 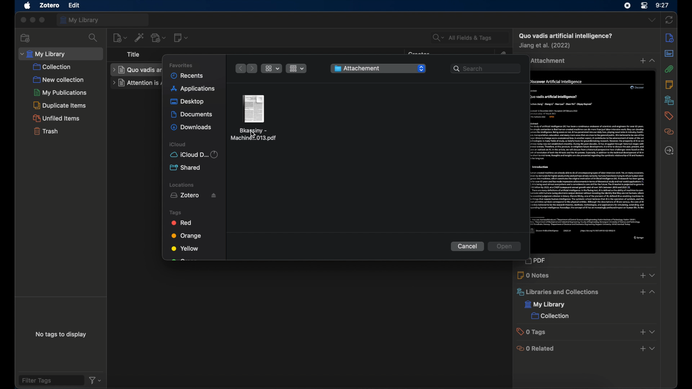 What do you see at coordinates (43, 21) in the screenshot?
I see `maximize` at bounding box center [43, 21].